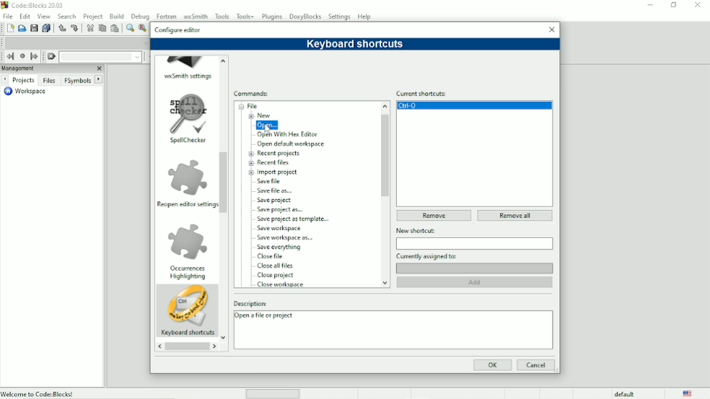 This screenshot has width=710, height=399. What do you see at coordinates (275, 190) in the screenshot?
I see `Save file as` at bounding box center [275, 190].